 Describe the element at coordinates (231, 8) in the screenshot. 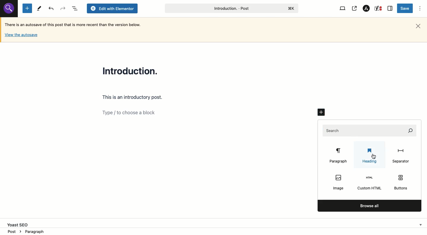

I see `Post` at that location.